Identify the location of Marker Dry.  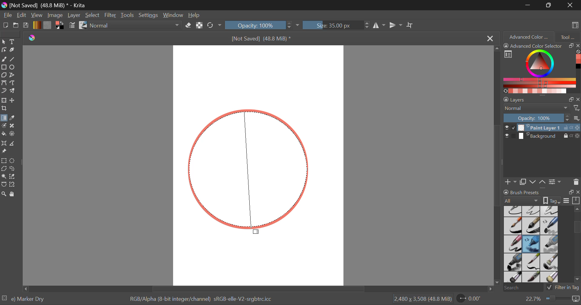
(531, 244).